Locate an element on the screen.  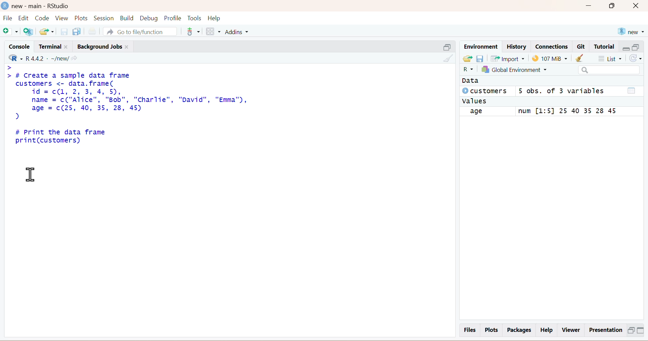
Data is located at coordinates (471, 81).